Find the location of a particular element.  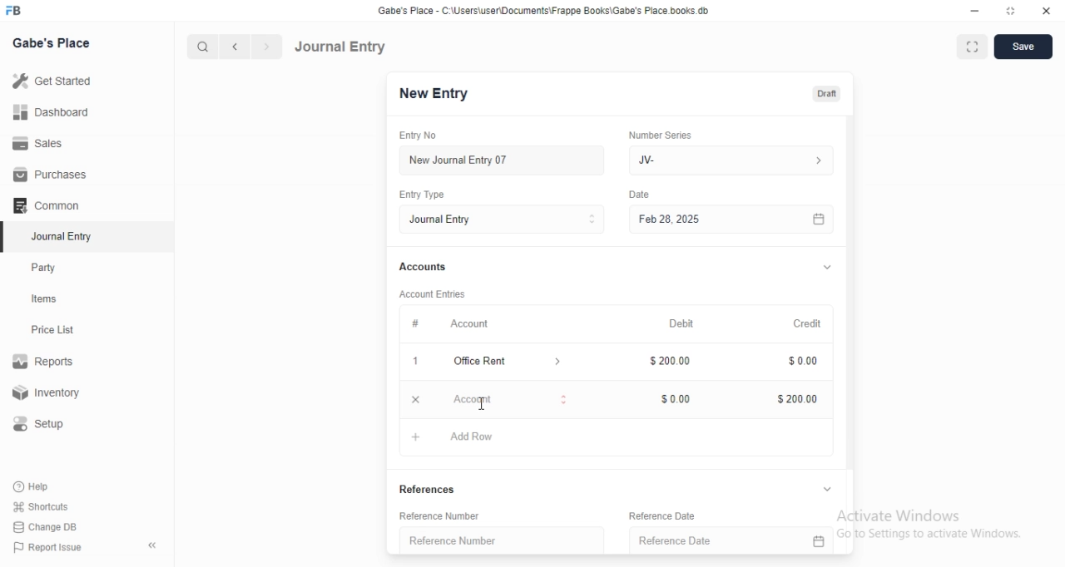

 is located at coordinates (671, 400).